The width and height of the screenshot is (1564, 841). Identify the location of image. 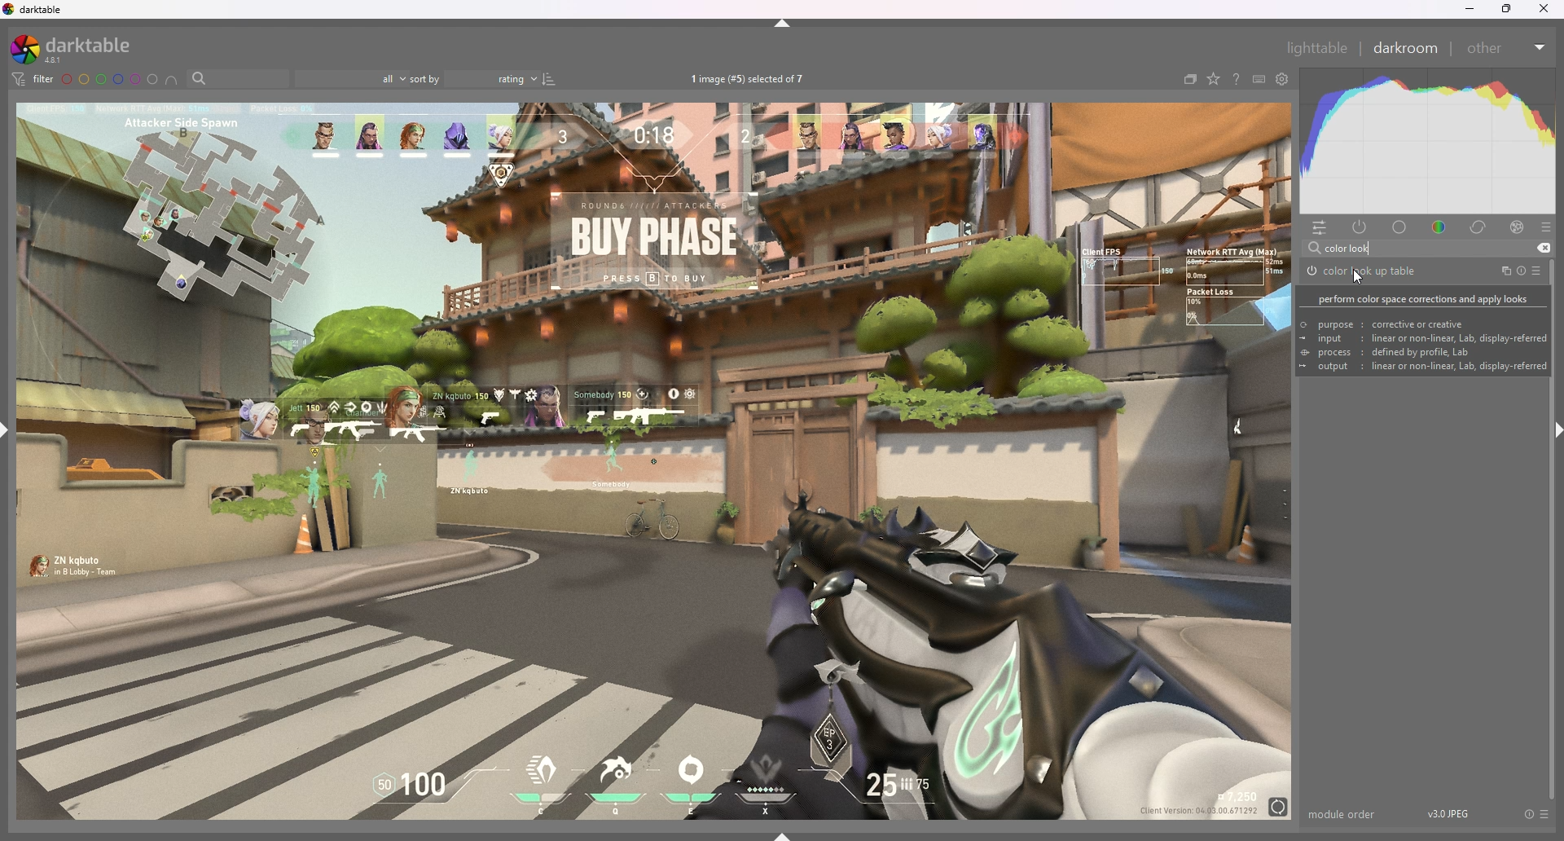
(653, 462).